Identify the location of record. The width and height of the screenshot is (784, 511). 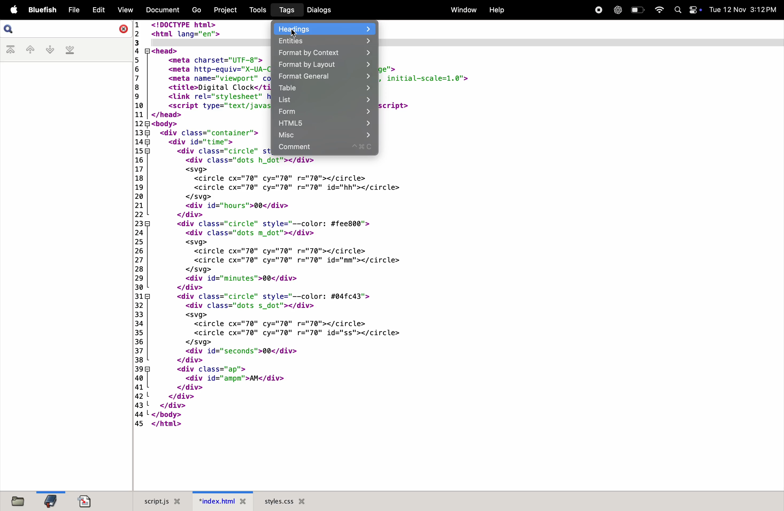
(597, 9).